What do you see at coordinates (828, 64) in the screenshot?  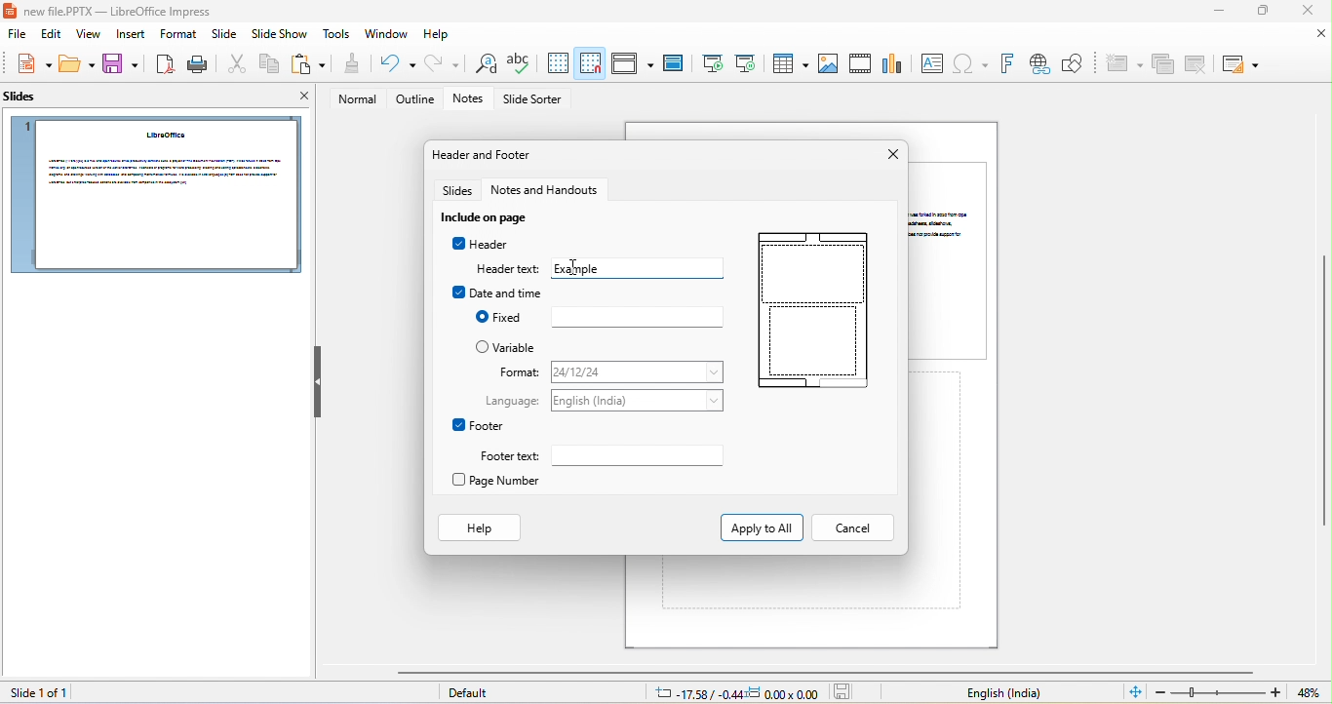 I see `image` at bounding box center [828, 64].